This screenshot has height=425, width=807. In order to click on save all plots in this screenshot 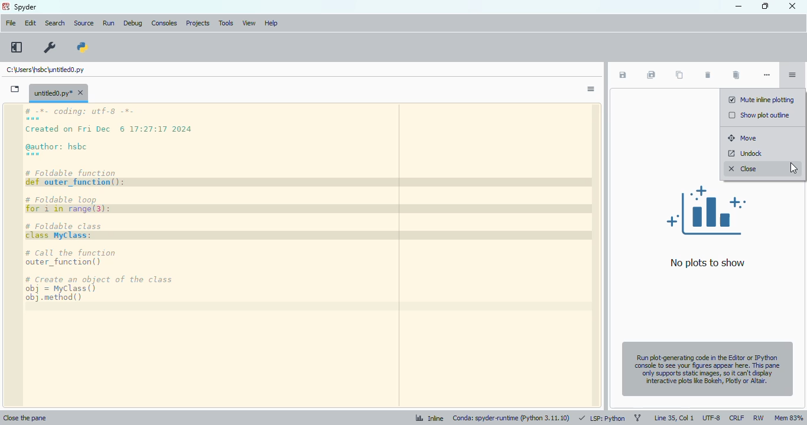, I will do `click(651, 75)`.